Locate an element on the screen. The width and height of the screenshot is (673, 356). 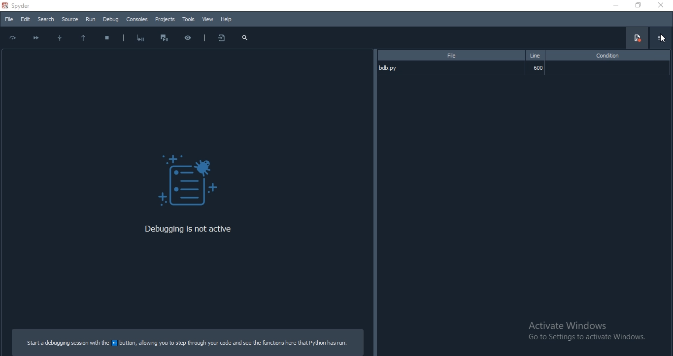
File is located at coordinates (450, 56).